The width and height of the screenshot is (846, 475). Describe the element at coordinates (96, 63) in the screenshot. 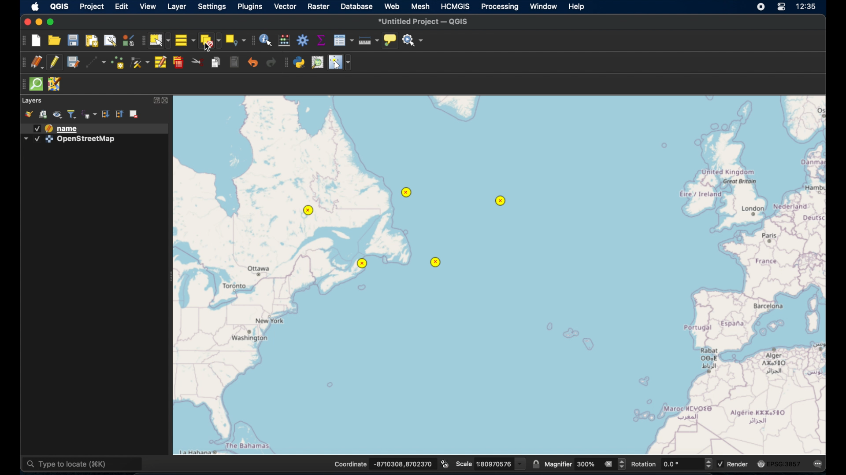

I see `digitize with segment` at that location.